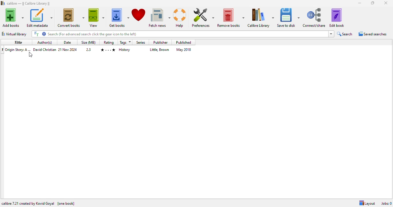 Image resolution: width=393 pixels, height=207 pixels. Describe the element at coordinates (183, 49) in the screenshot. I see `may 2018` at that location.